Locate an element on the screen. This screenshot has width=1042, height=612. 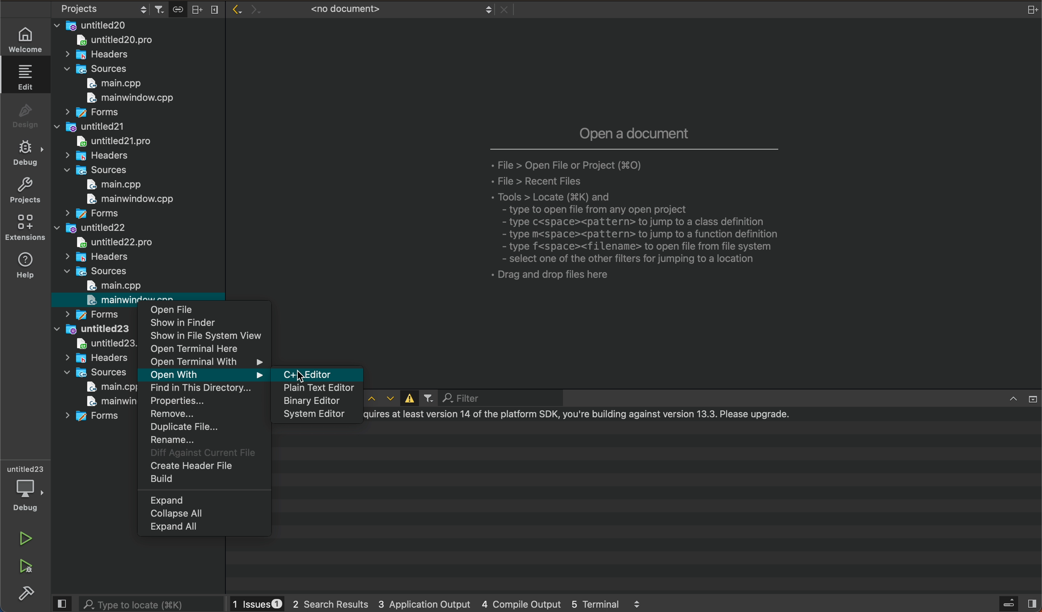
untitled20pro is located at coordinates (111, 141).